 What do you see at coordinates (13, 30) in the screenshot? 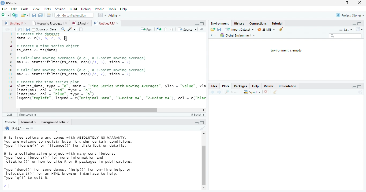
I see `next` at bounding box center [13, 30].